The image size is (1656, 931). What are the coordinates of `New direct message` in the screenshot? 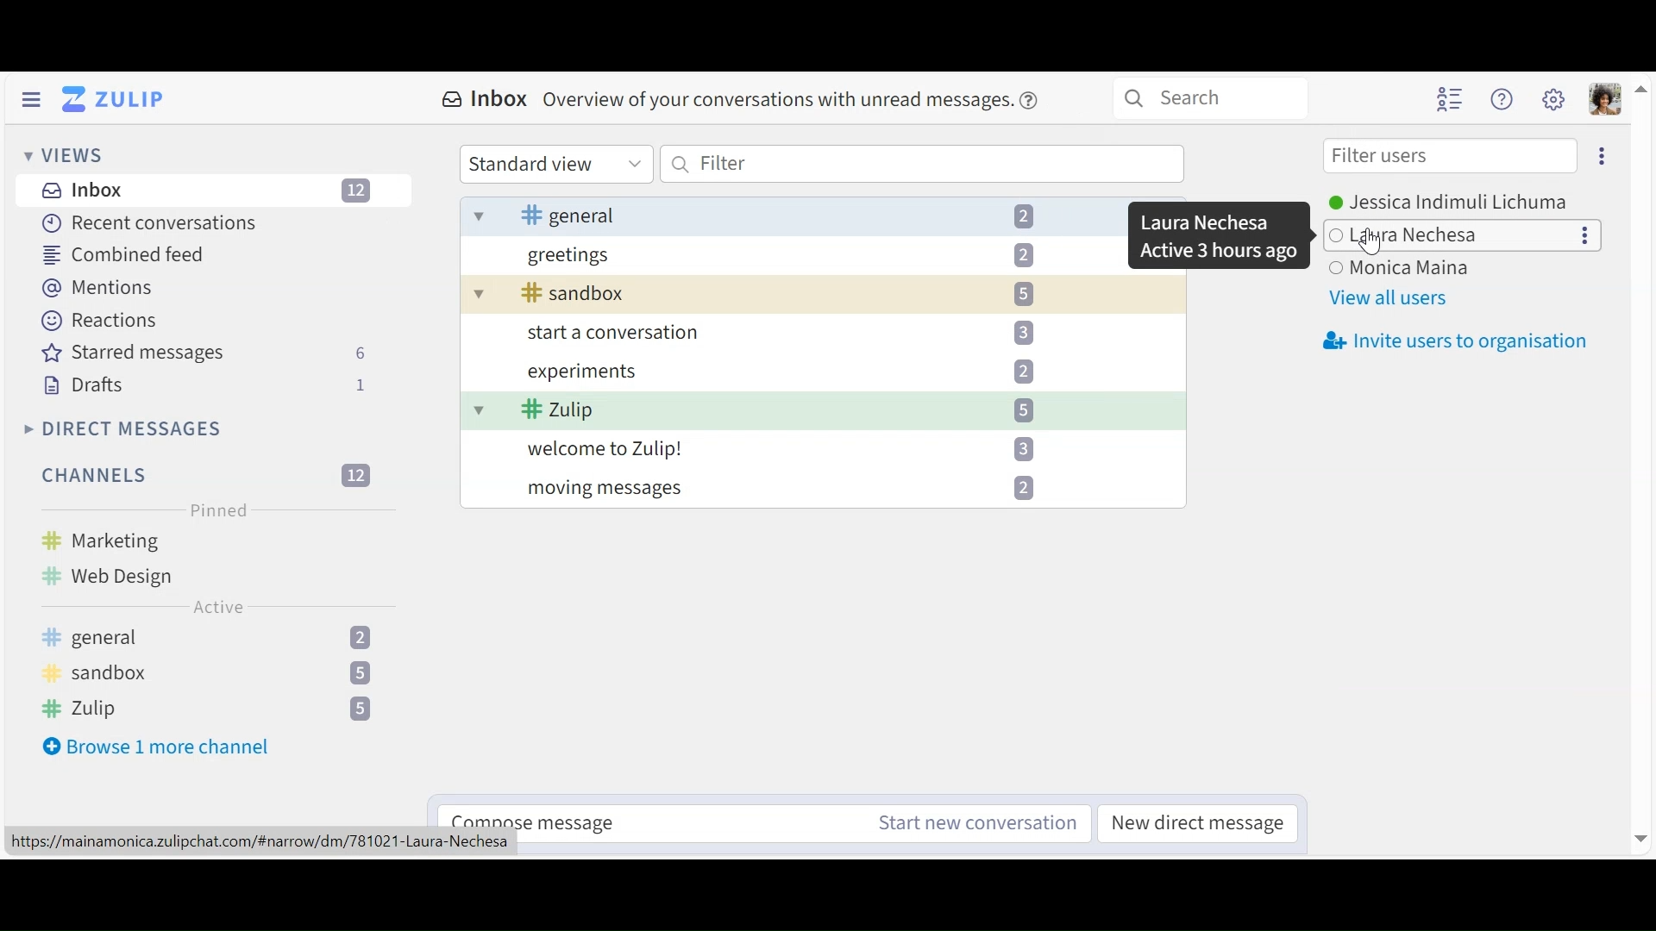 It's located at (1197, 822).